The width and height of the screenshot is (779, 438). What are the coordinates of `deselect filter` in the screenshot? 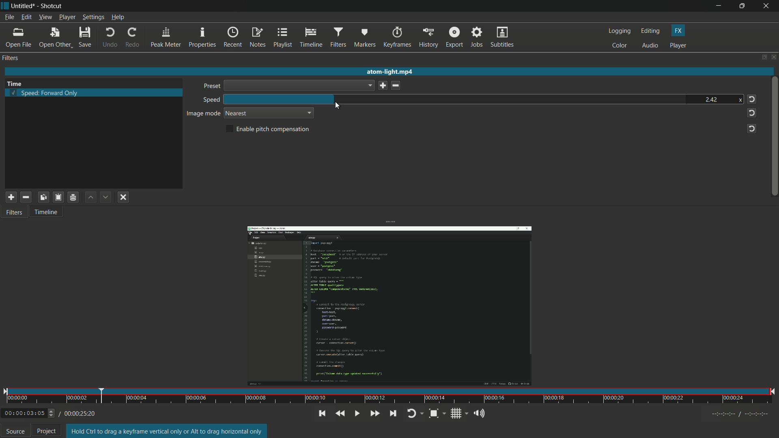 It's located at (123, 198).